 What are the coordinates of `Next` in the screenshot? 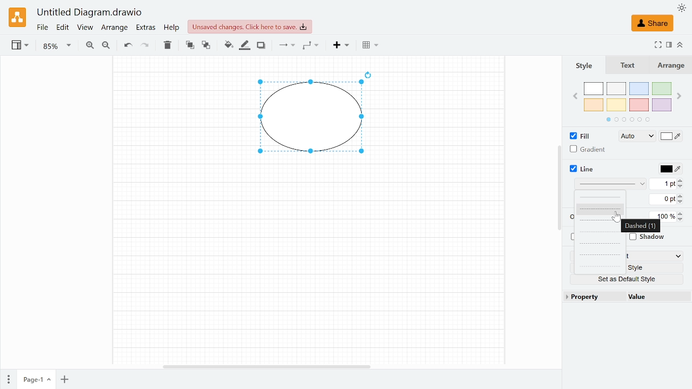 It's located at (679, 95).